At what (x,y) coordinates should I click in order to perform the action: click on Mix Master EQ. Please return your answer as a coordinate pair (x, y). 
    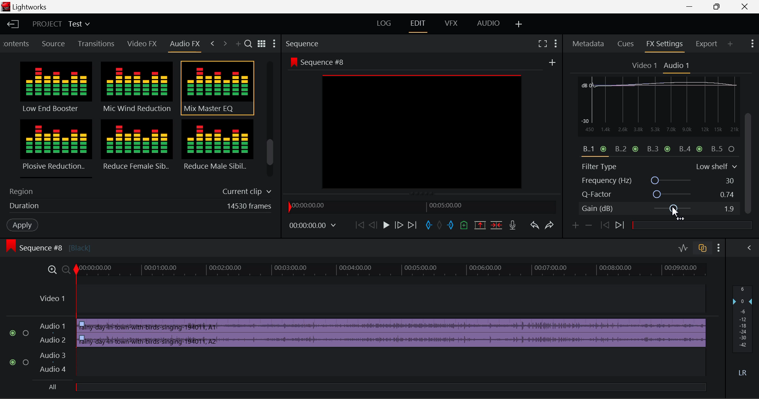
    Looking at the image, I should click on (216, 88).